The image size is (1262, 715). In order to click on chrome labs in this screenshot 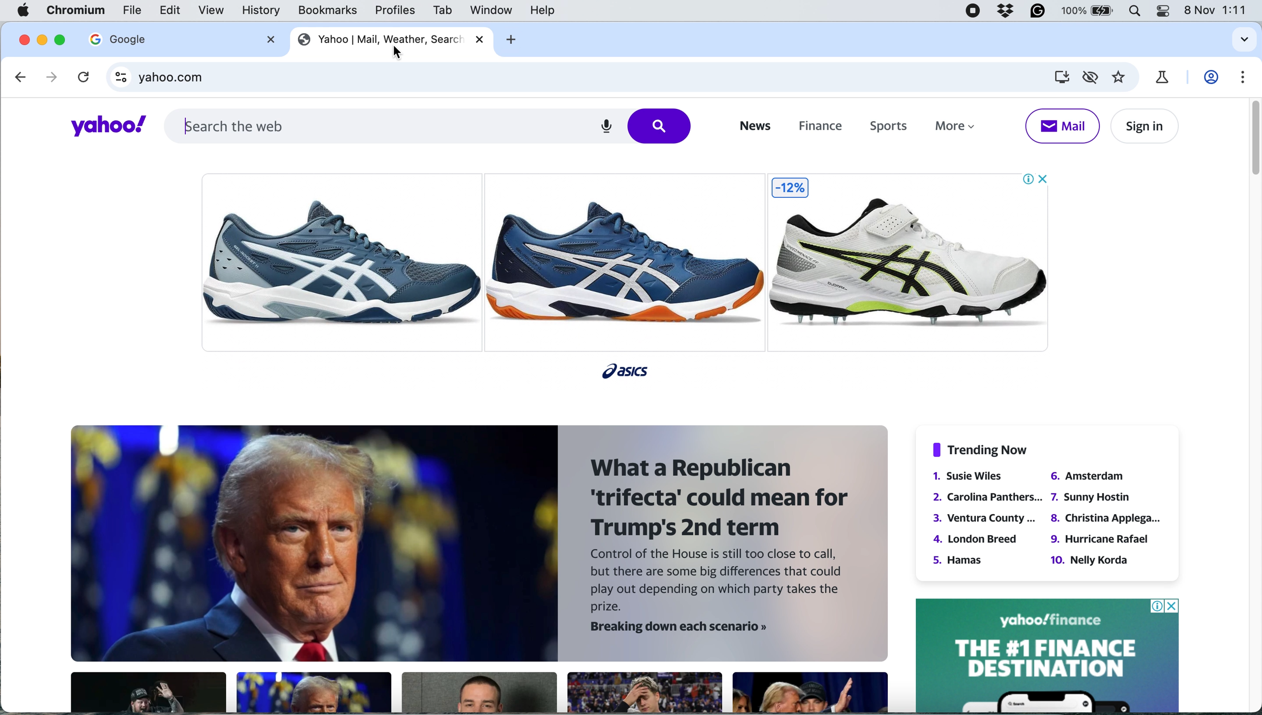, I will do `click(1162, 77)`.